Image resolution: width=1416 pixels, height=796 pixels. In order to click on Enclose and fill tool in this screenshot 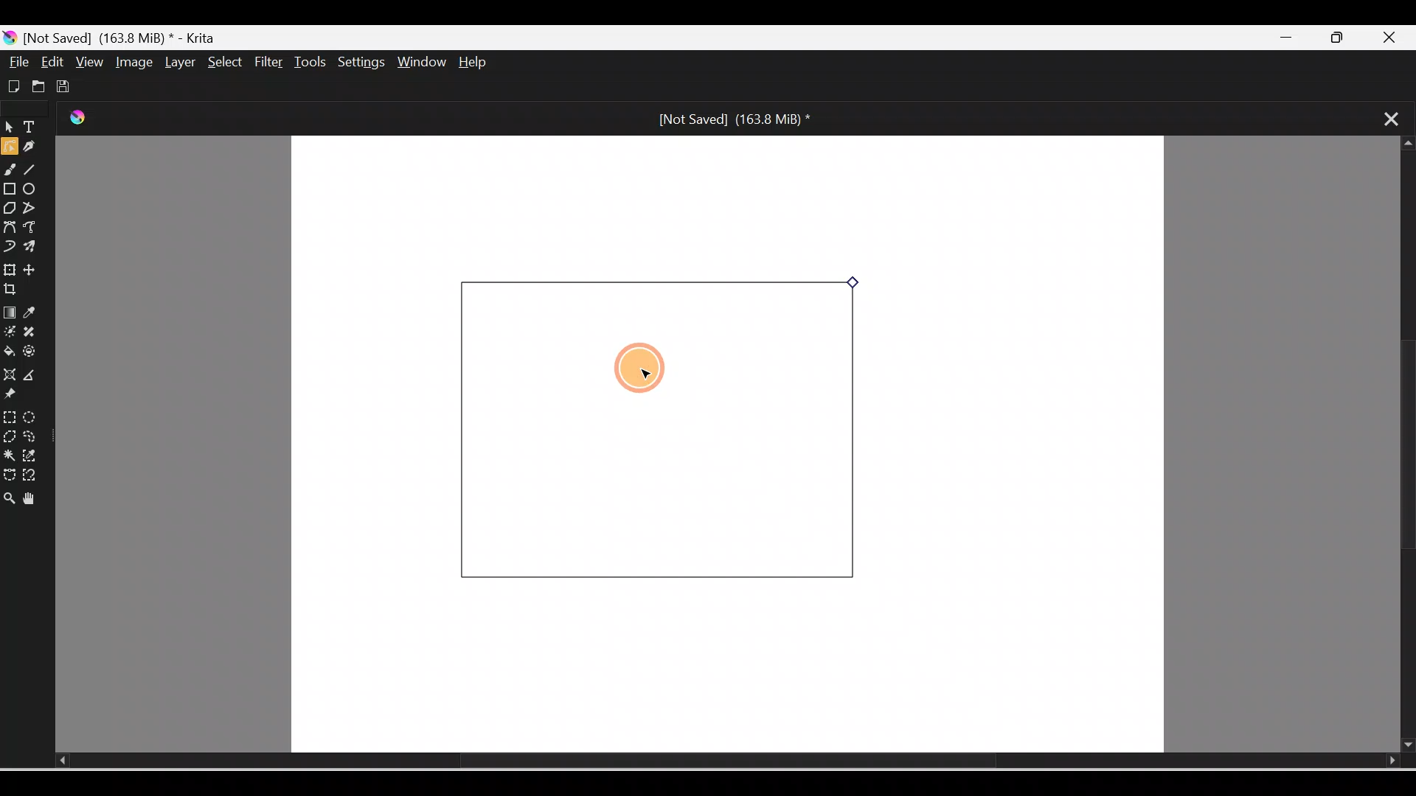, I will do `click(35, 355)`.